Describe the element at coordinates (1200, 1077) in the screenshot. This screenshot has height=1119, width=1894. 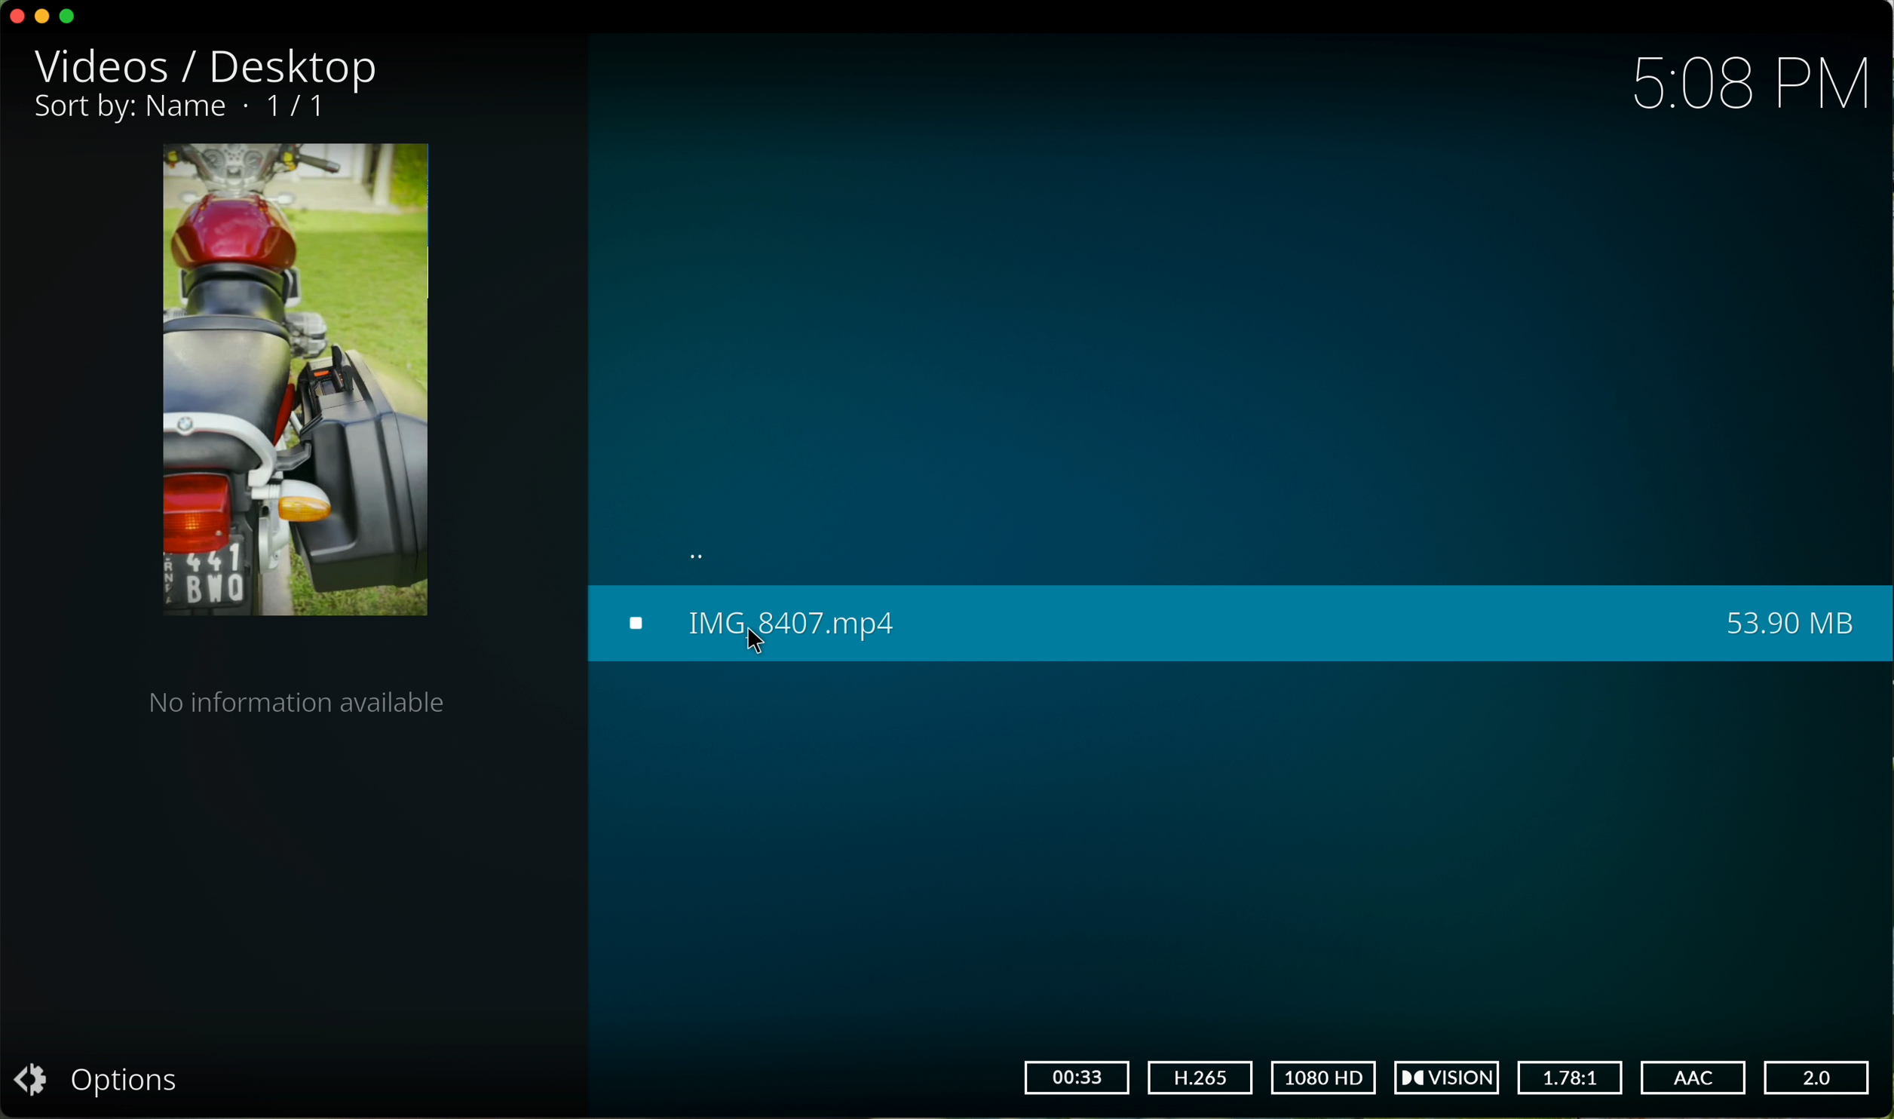
I see `H.265` at that location.